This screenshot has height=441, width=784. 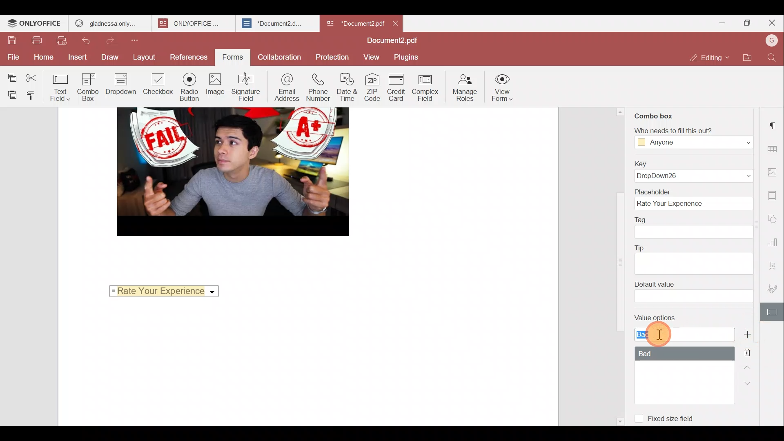 What do you see at coordinates (772, 23) in the screenshot?
I see `Close` at bounding box center [772, 23].